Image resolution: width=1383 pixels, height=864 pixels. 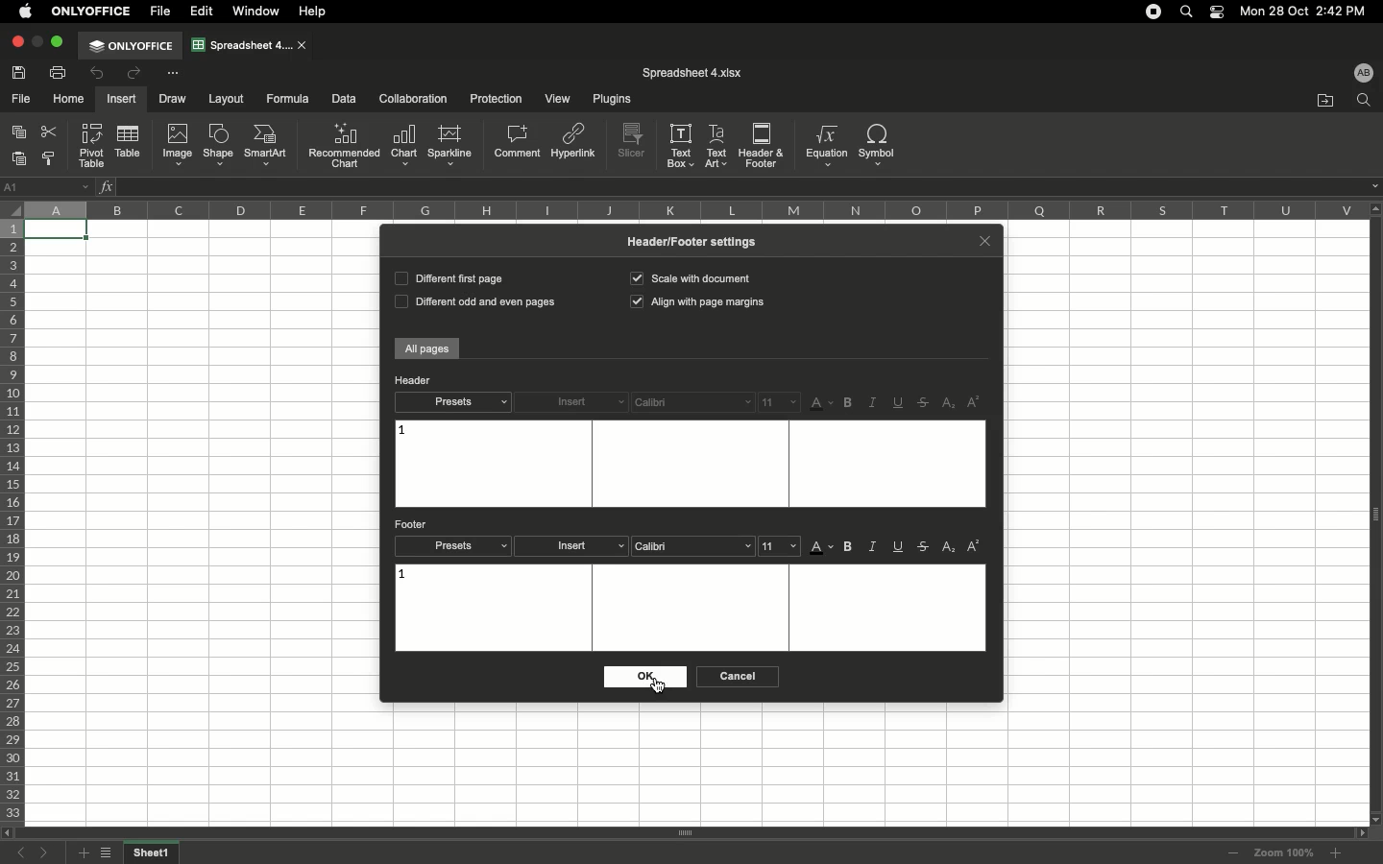 What do you see at coordinates (1219, 12) in the screenshot?
I see `Notification` at bounding box center [1219, 12].